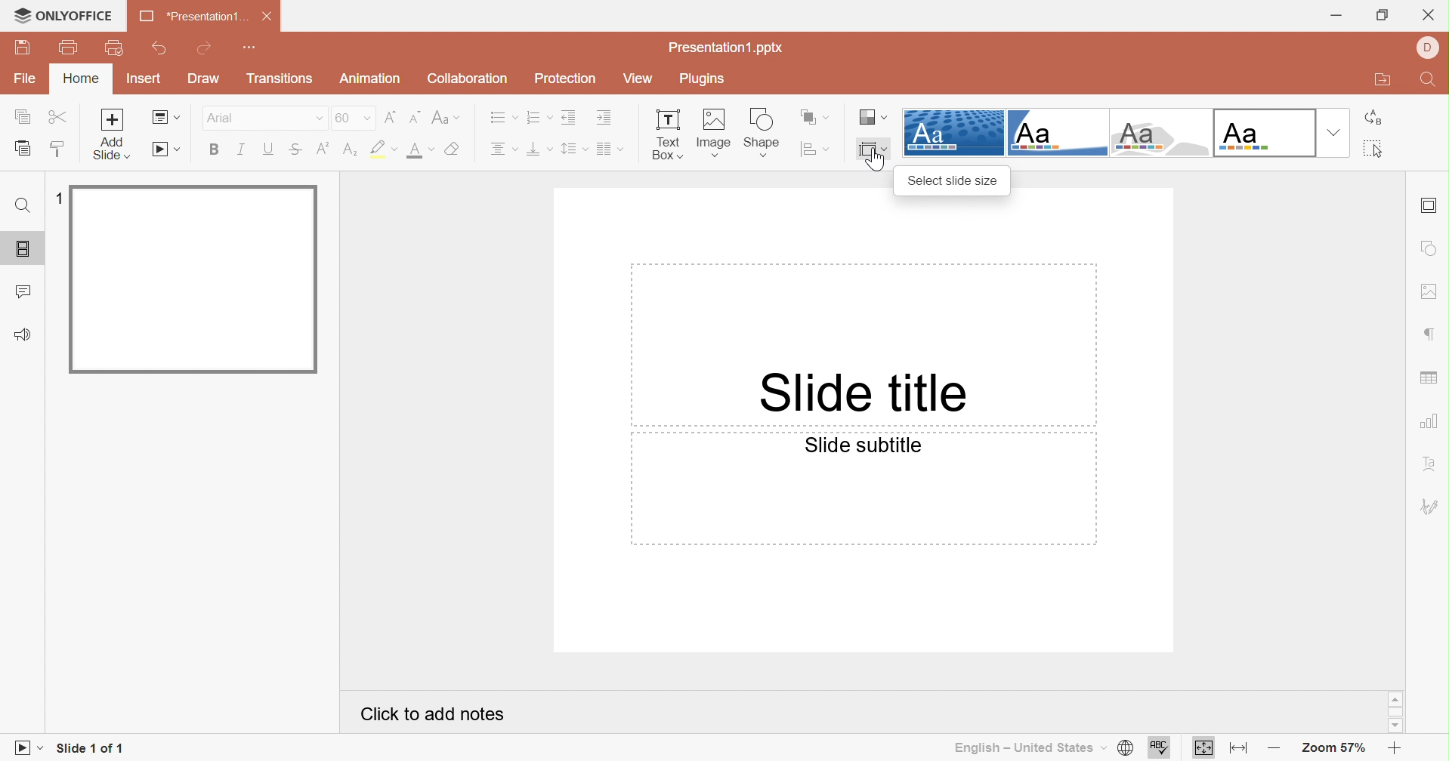  Describe the element at coordinates (55, 198) in the screenshot. I see `1` at that location.